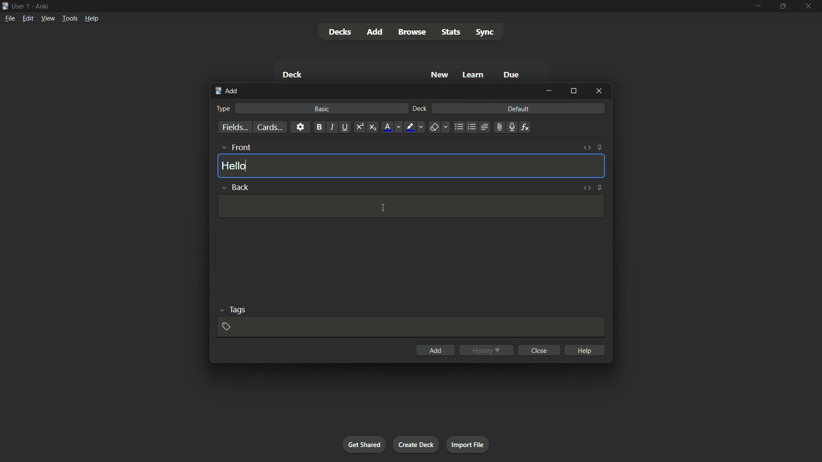 The width and height of the screenshot is (822, 462). What do you see at coordinates (525, 127) in the screenshot?
I see `equation` at bounding box center [525, 127].